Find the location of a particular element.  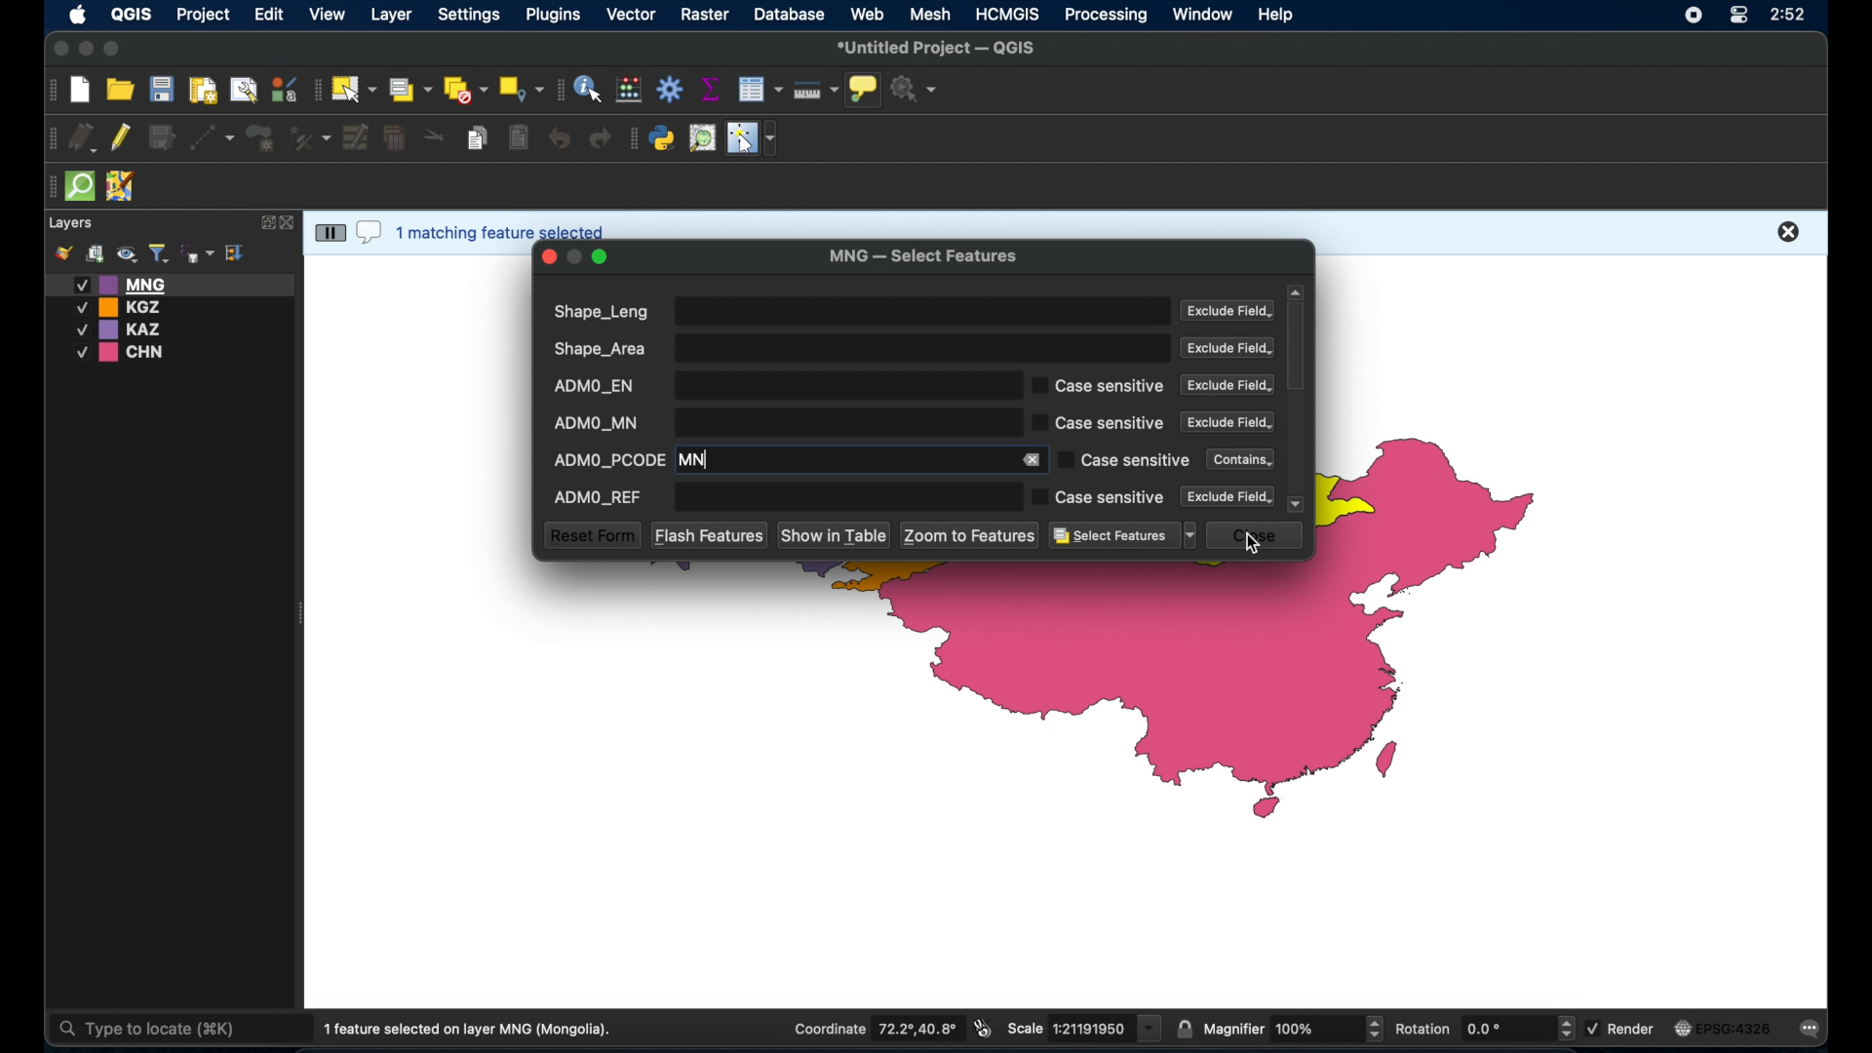

lock scale is located at coordinates (1185, 1030).